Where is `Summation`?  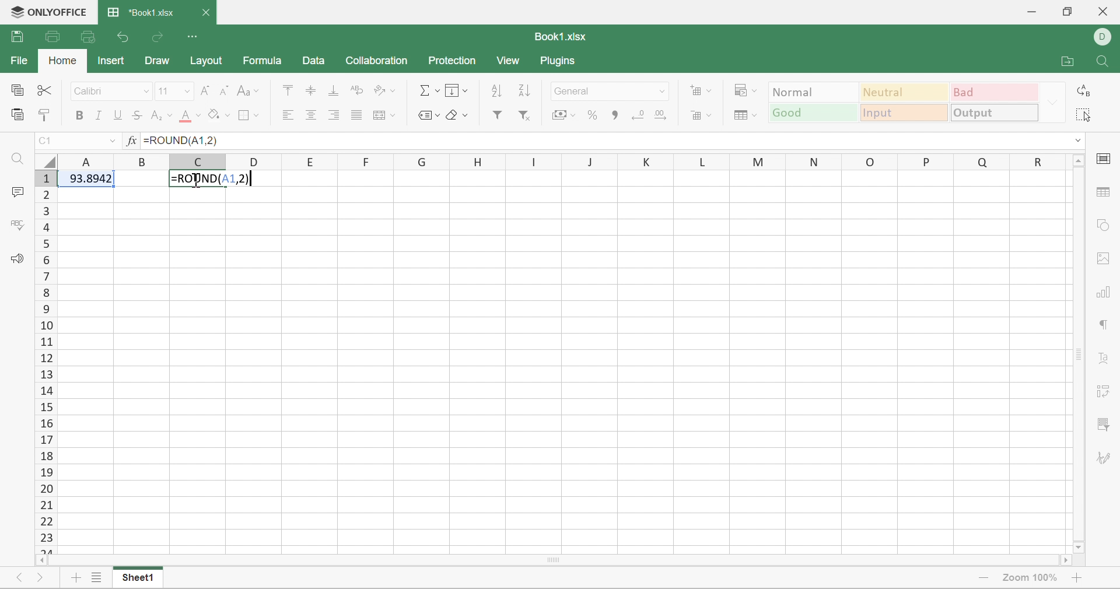
Summation is located at coordinates (429, 90).